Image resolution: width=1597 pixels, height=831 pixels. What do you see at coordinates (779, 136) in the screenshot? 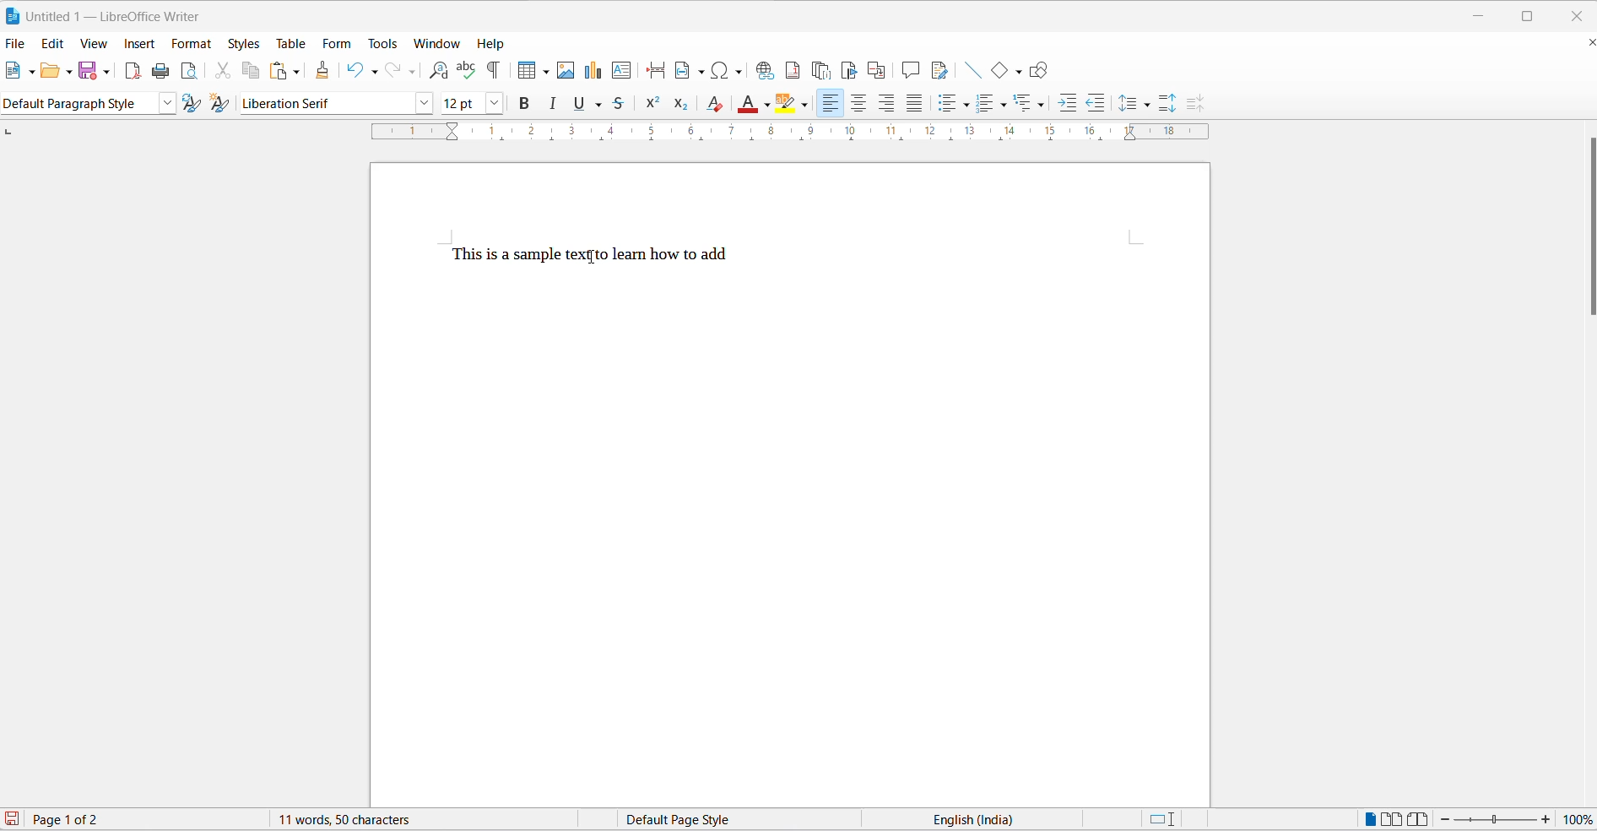
I see `scaling` at bounding box center [779, 136].